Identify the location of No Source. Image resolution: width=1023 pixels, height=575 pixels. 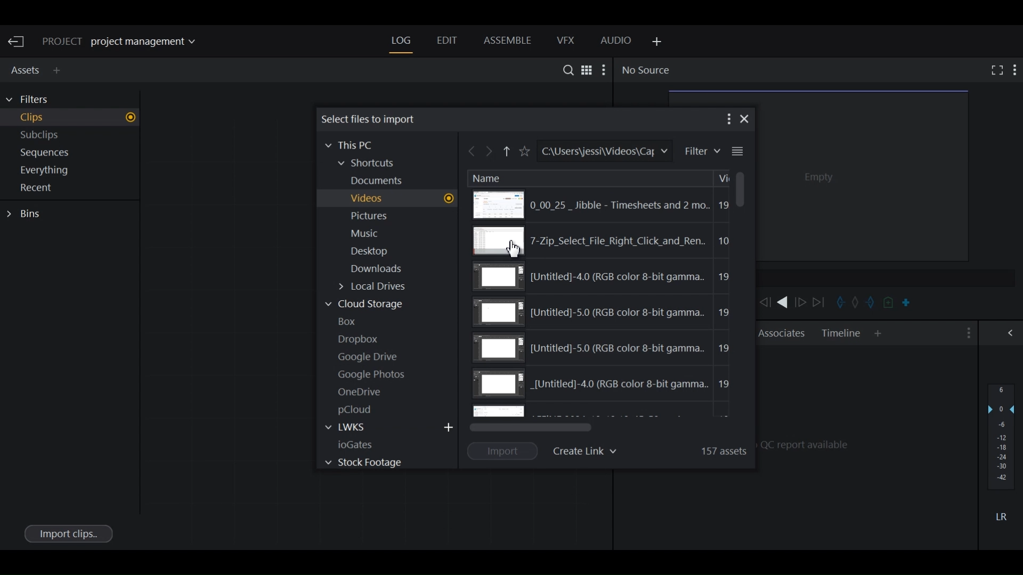
(645, 70).